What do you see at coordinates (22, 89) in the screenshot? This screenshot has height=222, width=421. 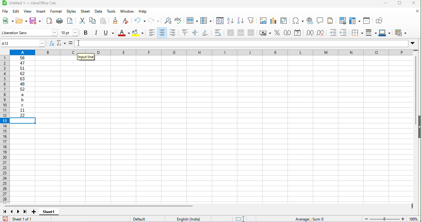 I see `52` at bounding box center [22, 89].